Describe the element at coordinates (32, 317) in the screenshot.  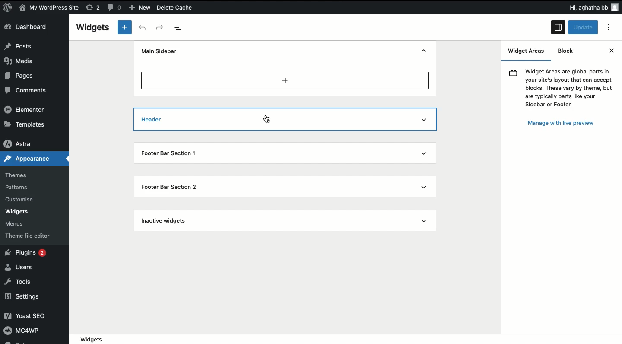
I see `Yoast SEO` at that location.